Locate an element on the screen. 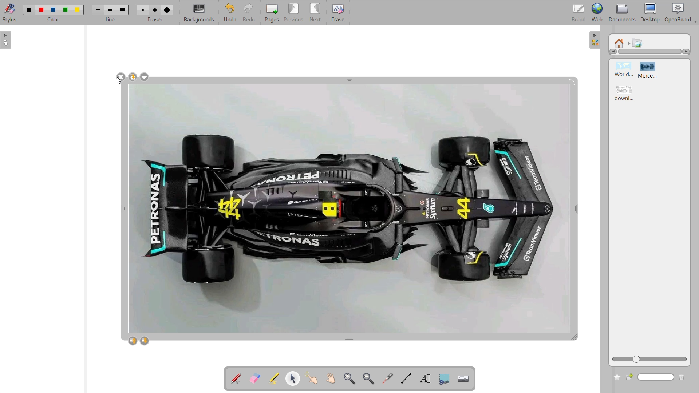 The image size is (699, 393). image 1 is located at coordinates (624, 69).